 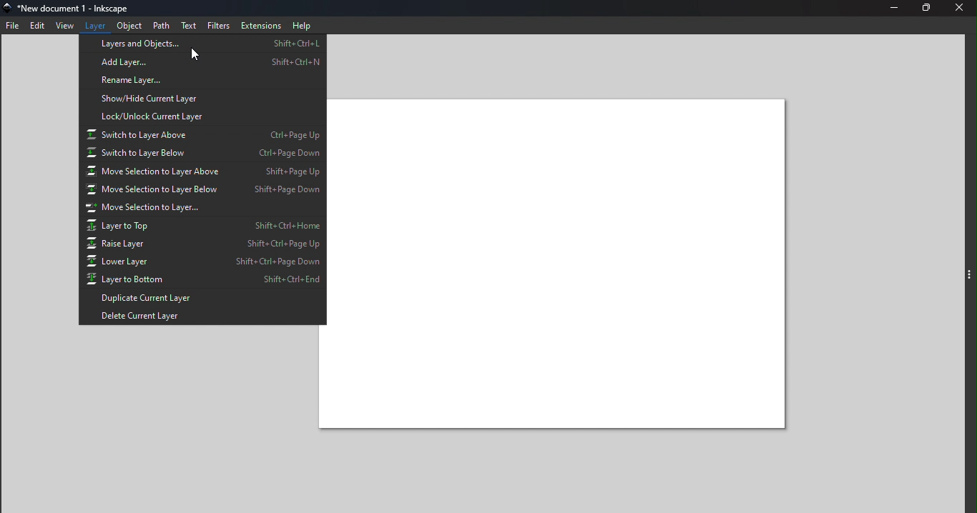 I want to click on Switch to layer above, so click(x=201, y=134).